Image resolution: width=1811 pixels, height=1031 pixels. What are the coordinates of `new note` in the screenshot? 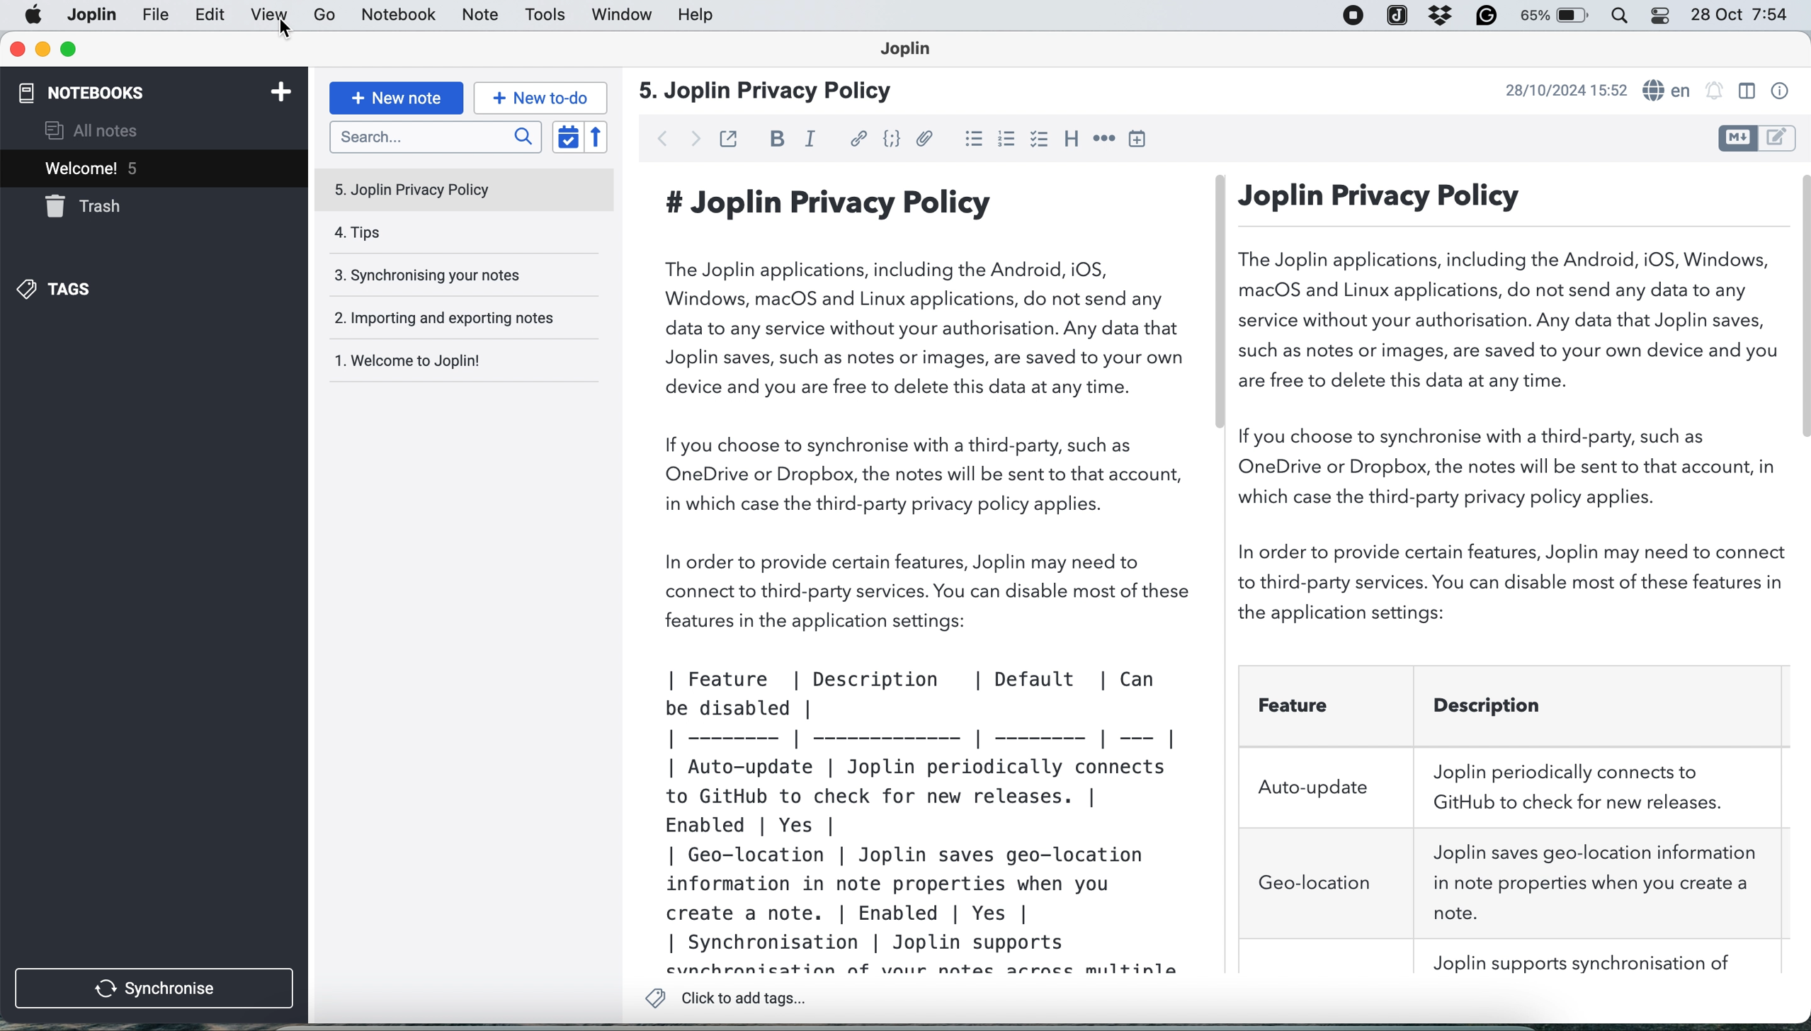 It's located at (397, 97).